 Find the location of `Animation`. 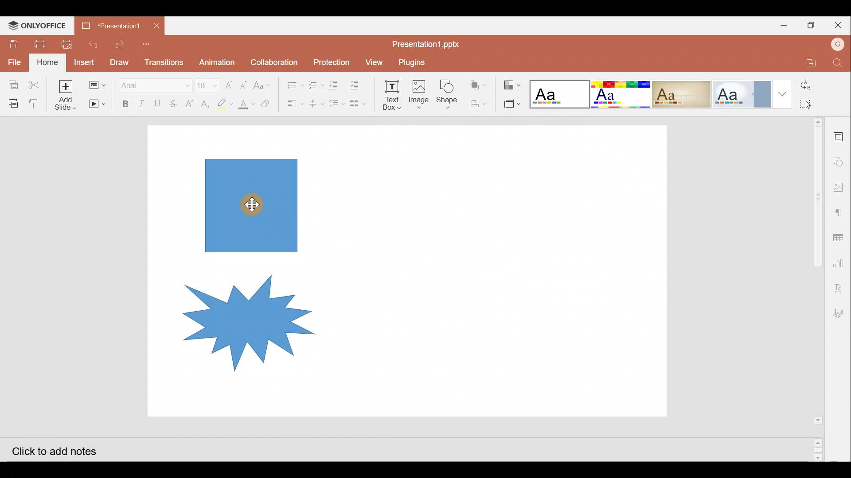

Animation is located at coordinates (217, 60).